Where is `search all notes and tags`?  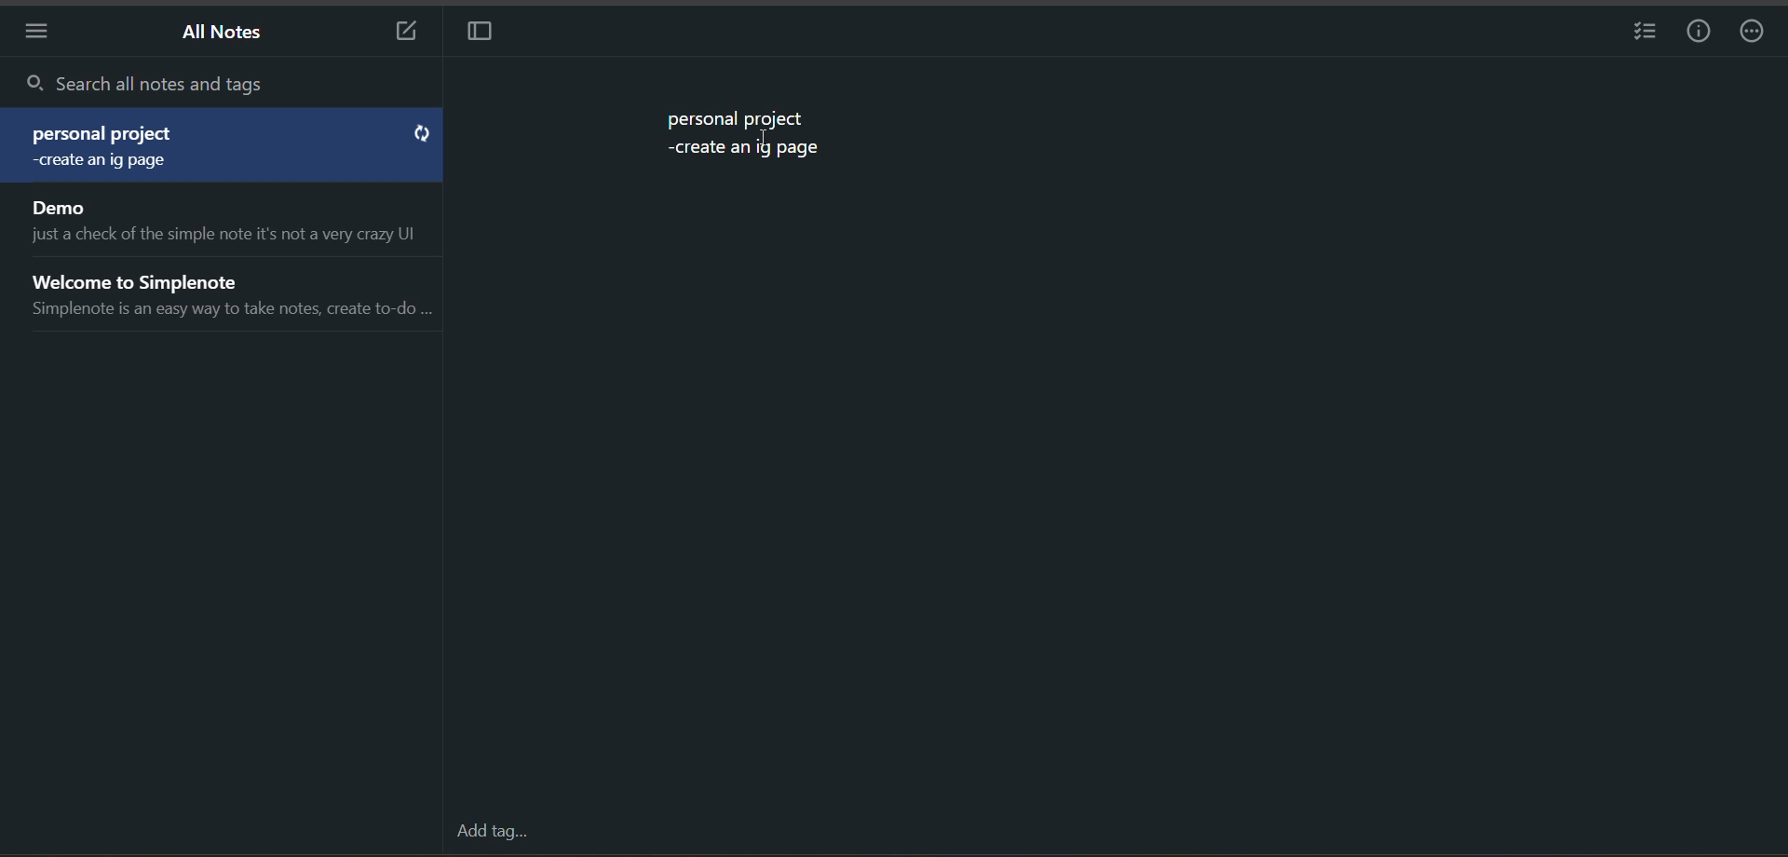
search all notes and tags is located at coordinates (229, 85).